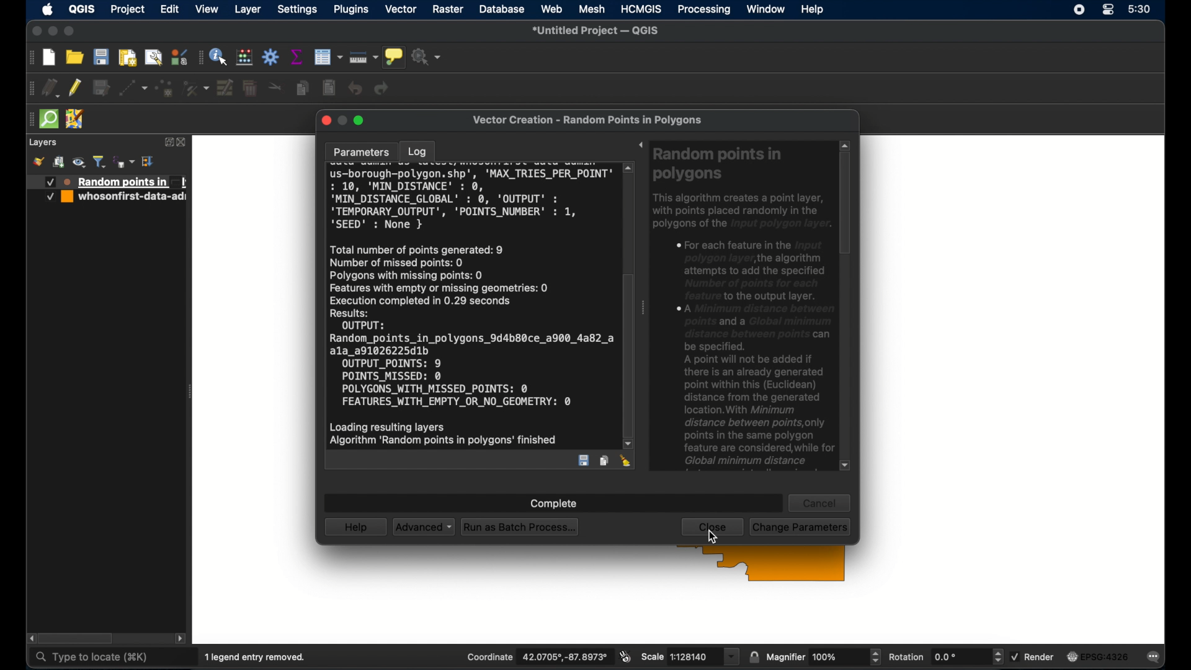 The height and width of the screenshot is (670, 1191). Describe the element at coordinates (359, 120) in the screenshot. I see `maximize` at that location.